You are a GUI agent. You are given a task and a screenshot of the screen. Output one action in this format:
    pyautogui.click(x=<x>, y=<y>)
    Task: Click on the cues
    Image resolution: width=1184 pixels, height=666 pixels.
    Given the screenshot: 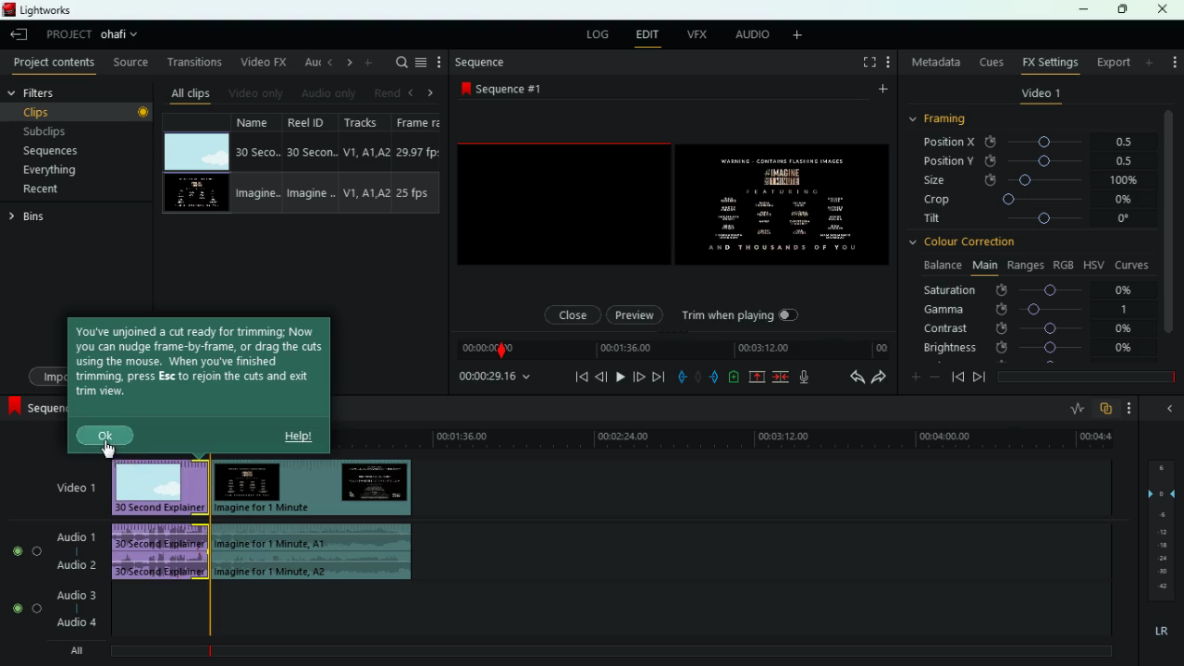 What is the action you would take?
    pyautogui.click(x=993, y=62)
    